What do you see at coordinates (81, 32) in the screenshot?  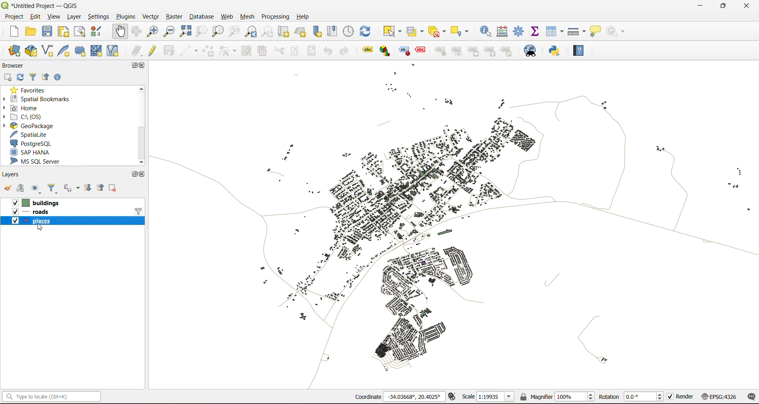 I see `show layout` at bounding box center [81, 32].